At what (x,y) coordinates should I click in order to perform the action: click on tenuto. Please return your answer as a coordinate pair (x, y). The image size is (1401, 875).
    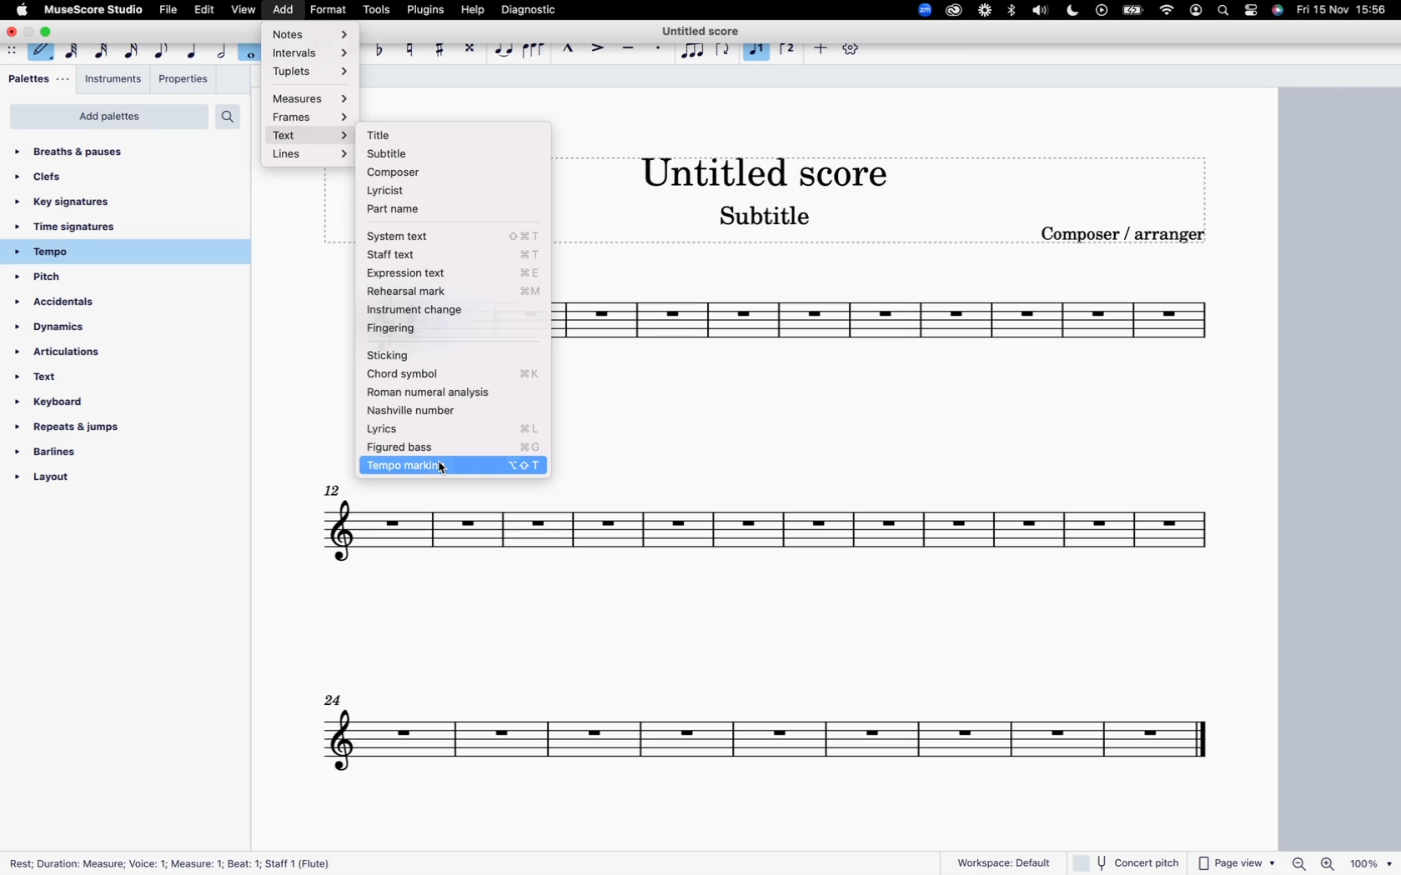
    Looking at the image, I should click on (627, 48).